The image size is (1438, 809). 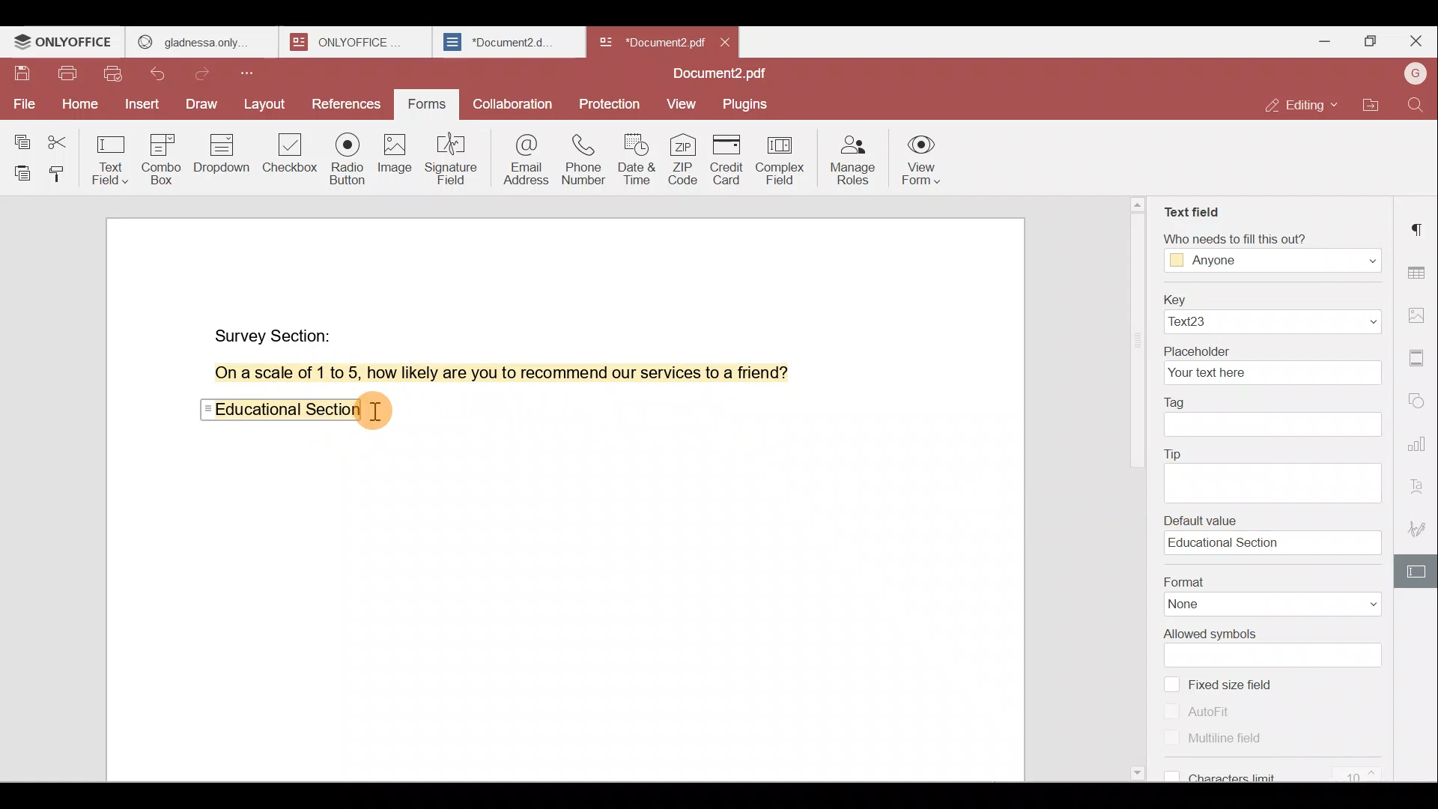 What do you see at coordinates (63, 138) in the screenshot?
I see `Cut` at bounding box center [63, 138].